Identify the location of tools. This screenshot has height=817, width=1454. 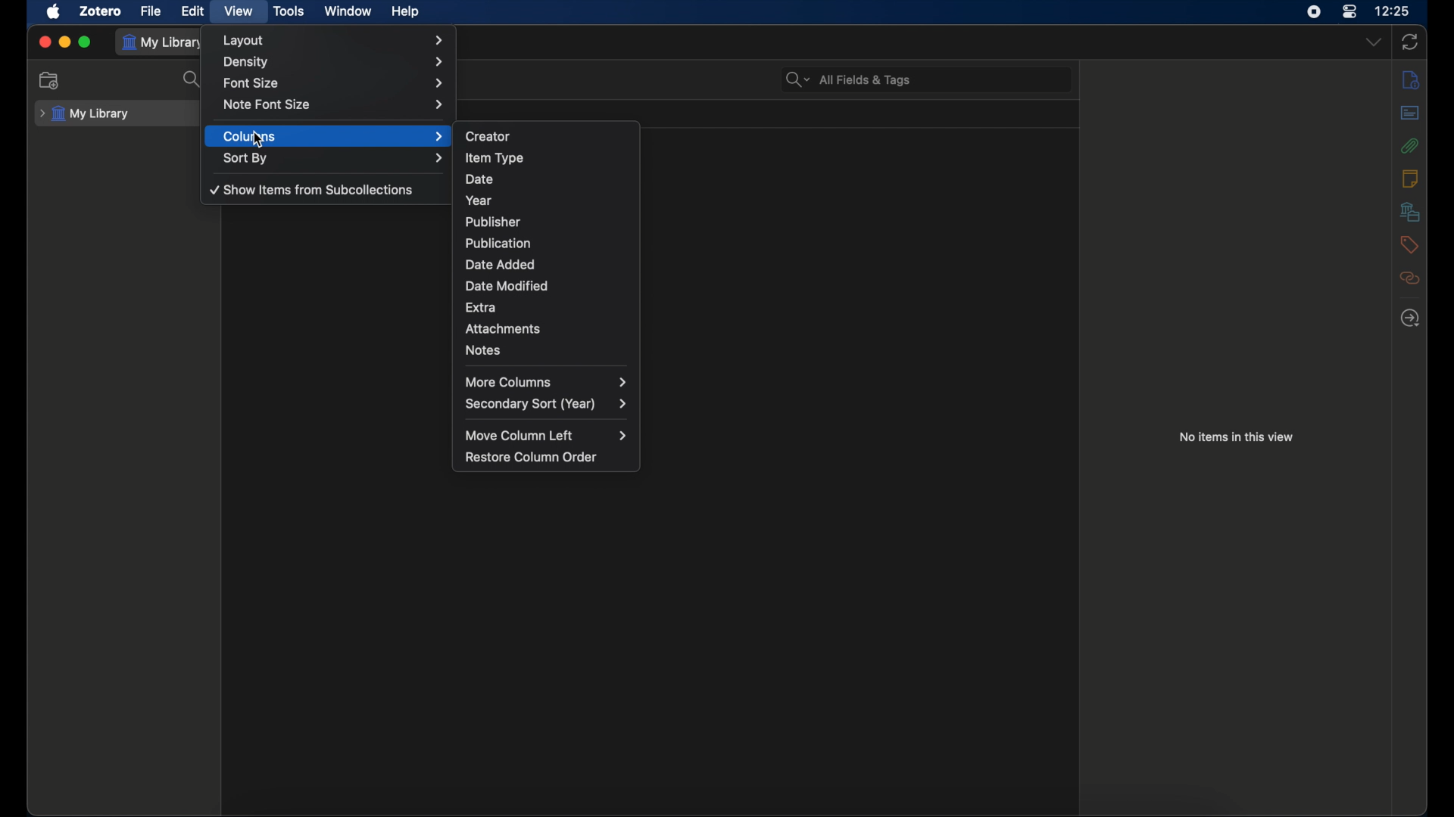
(289, 11).